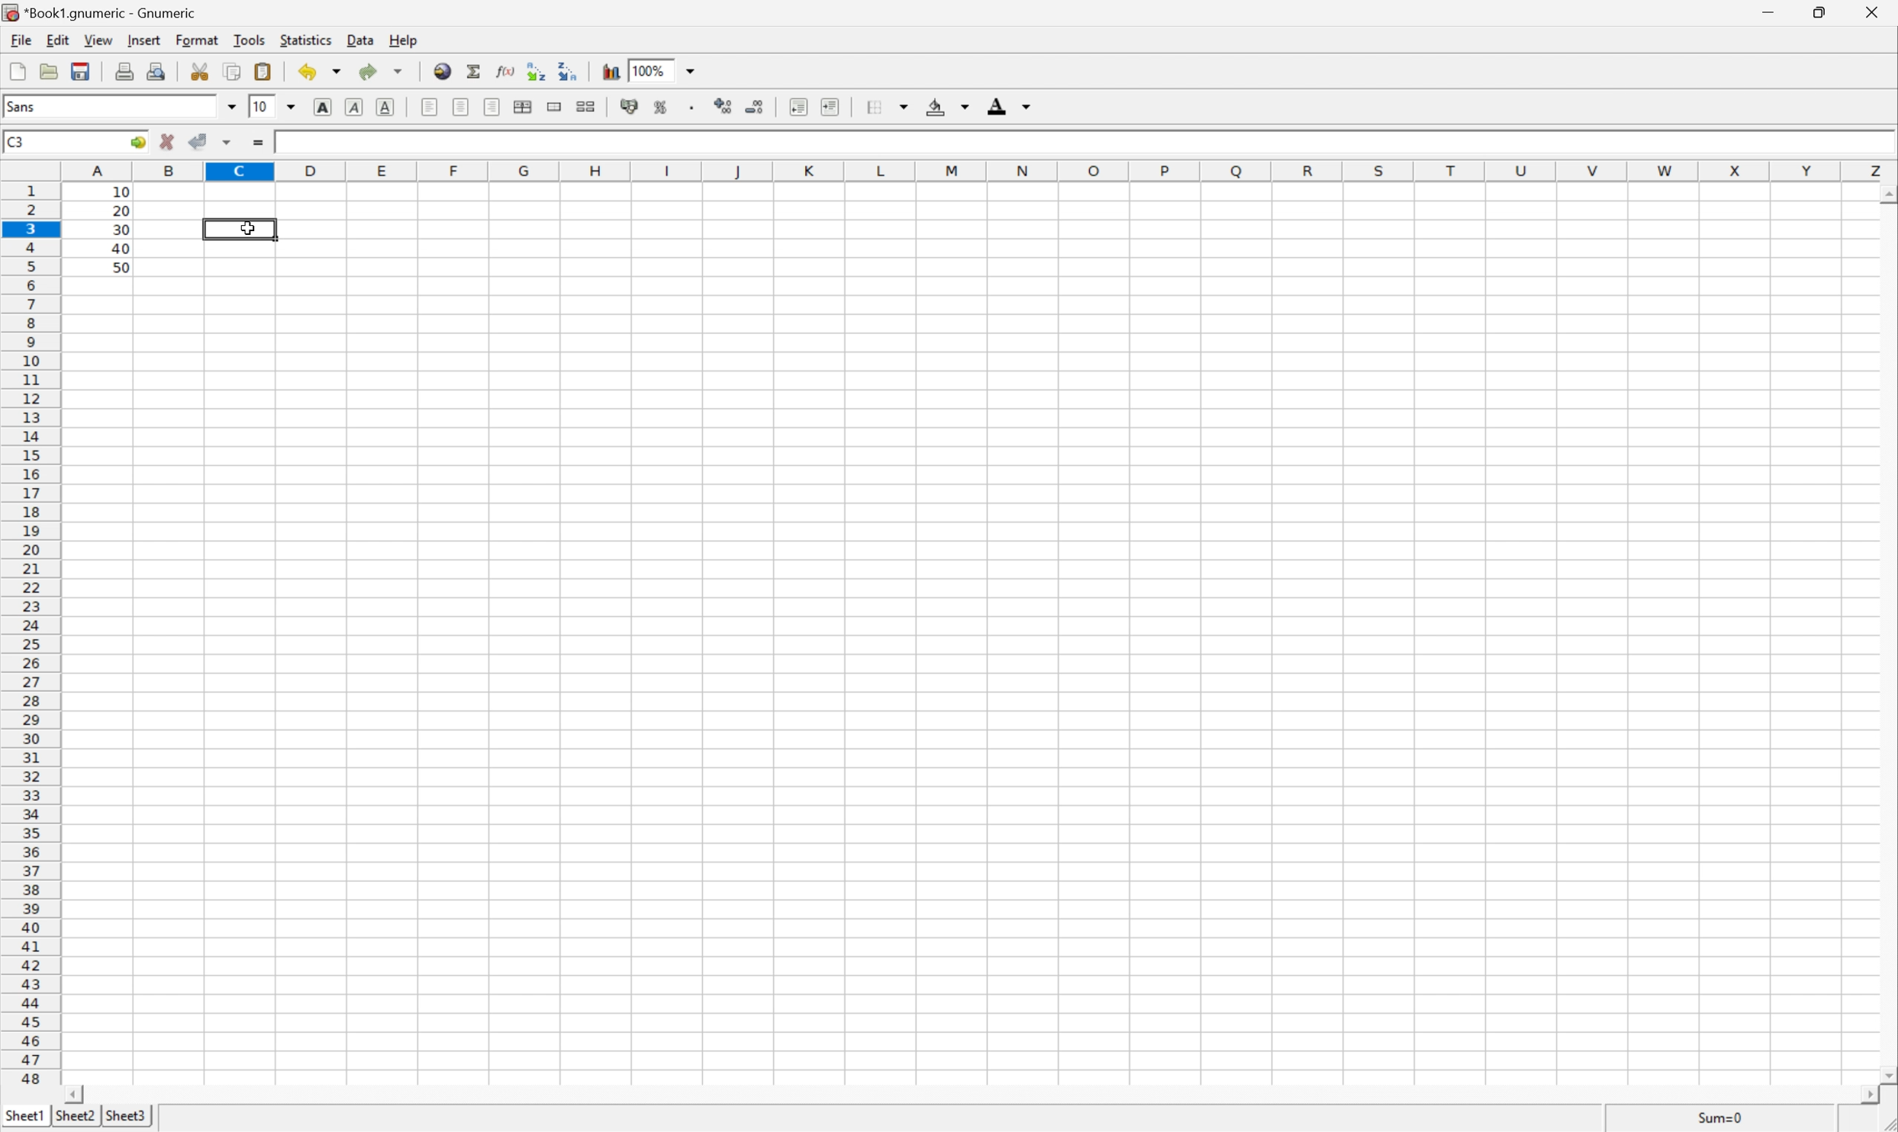 The height and width of the screenshot is (1132, 1898). What do you see at coordinates (196, 39) in the screenshot?
I see `Format` at bounding box center [196, 39].